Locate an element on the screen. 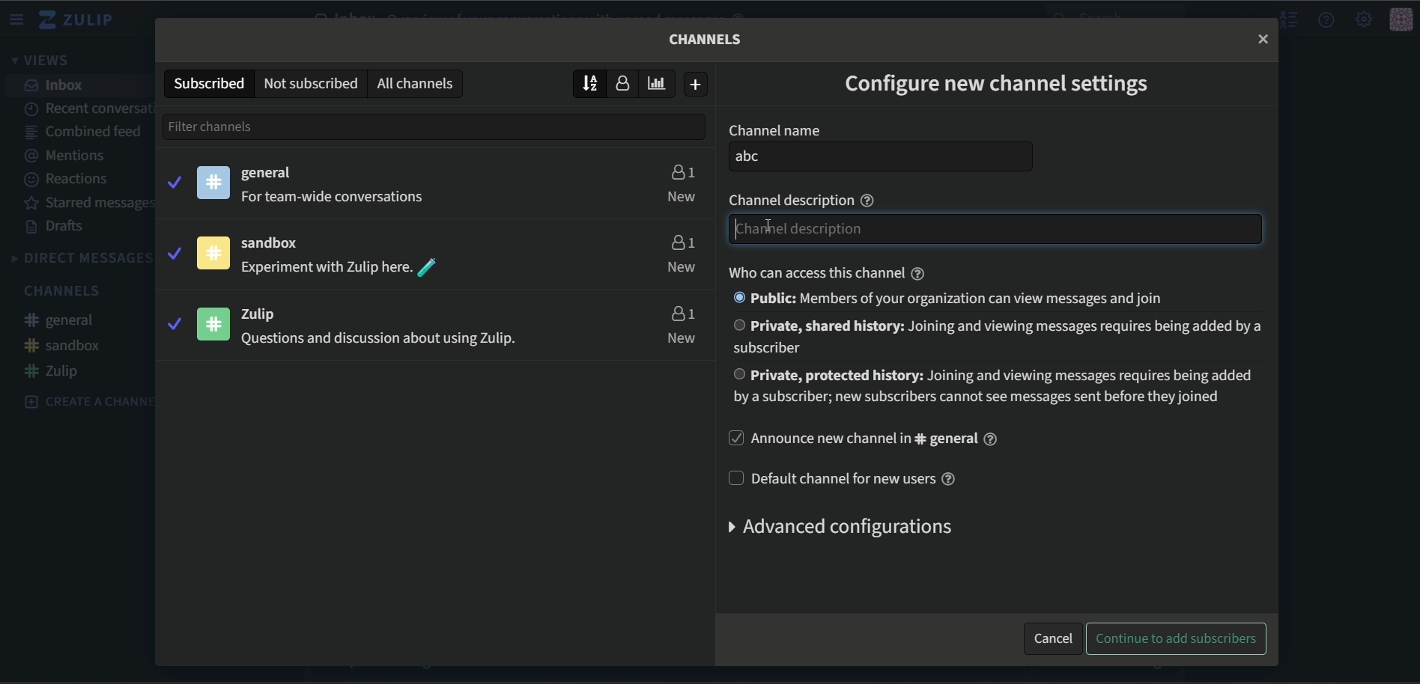  tick is located at coordinates (173, 180).